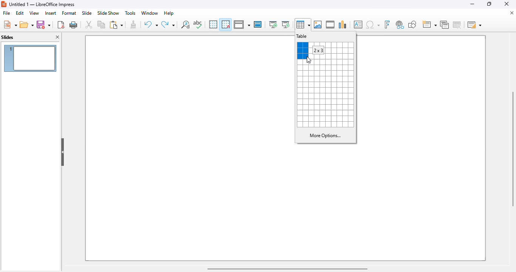 This screenshot has width=516, height=272. Describe the element at coordinates (197, 25) in the screenshot. I see `spelling` at that location.